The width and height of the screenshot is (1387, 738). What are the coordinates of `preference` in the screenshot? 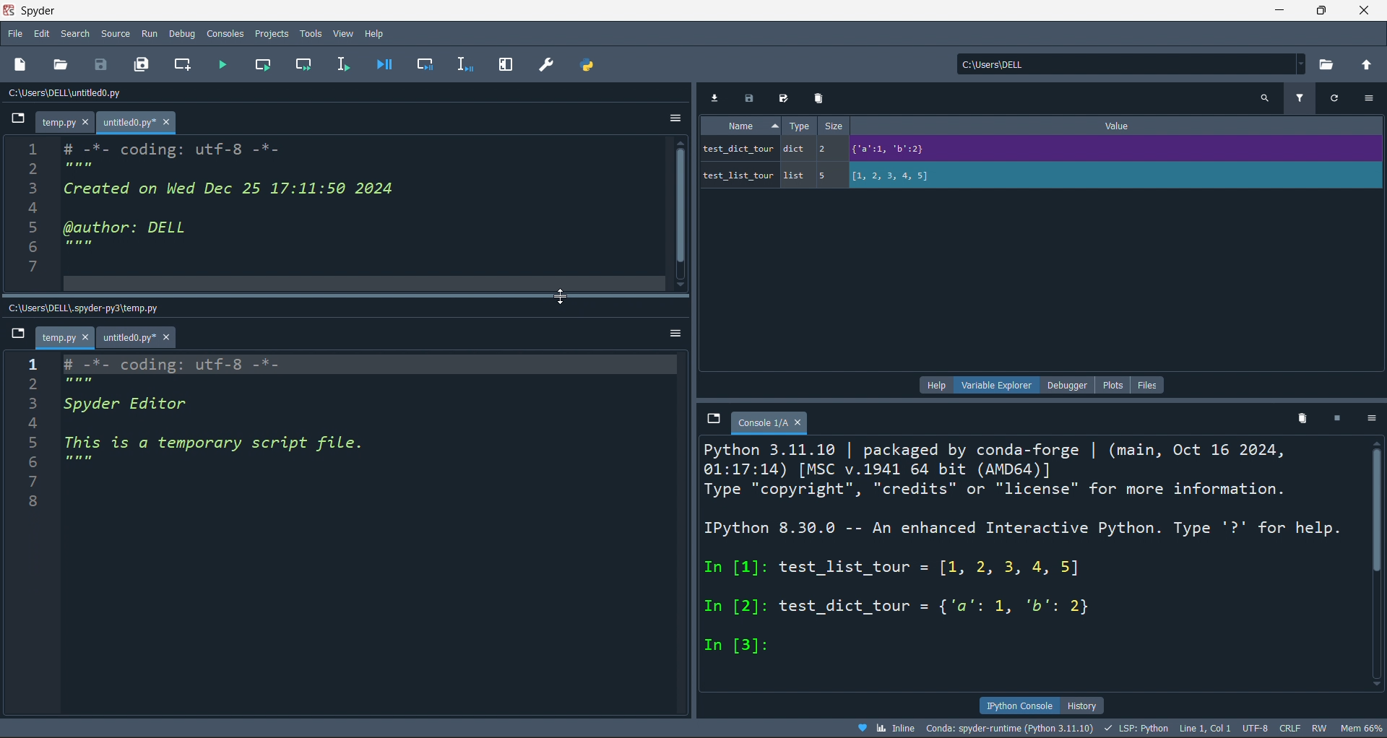 It's located at (543, 64).